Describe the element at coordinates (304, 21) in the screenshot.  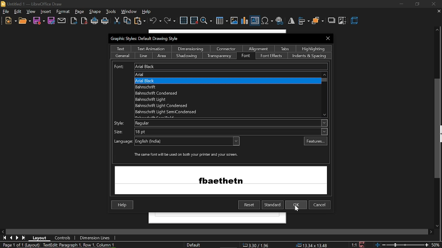
I see `align` at that location.